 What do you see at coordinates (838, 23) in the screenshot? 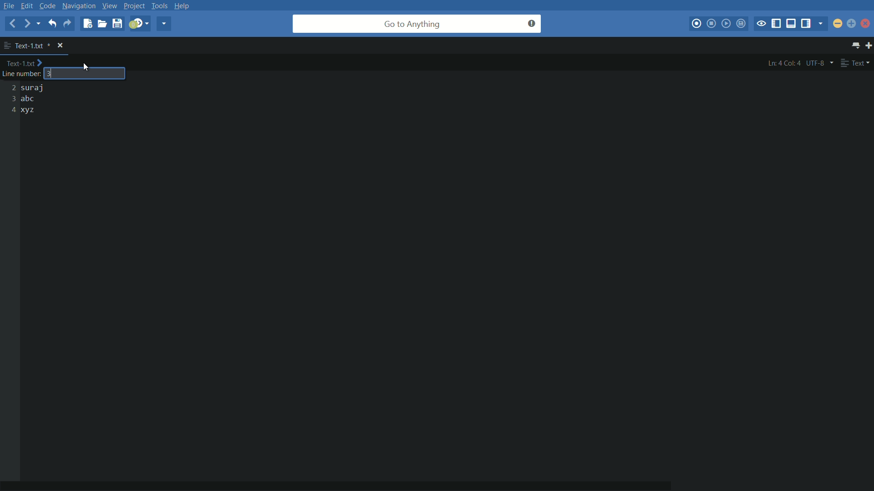
I see `minimize` at bounding box center [838, 23].